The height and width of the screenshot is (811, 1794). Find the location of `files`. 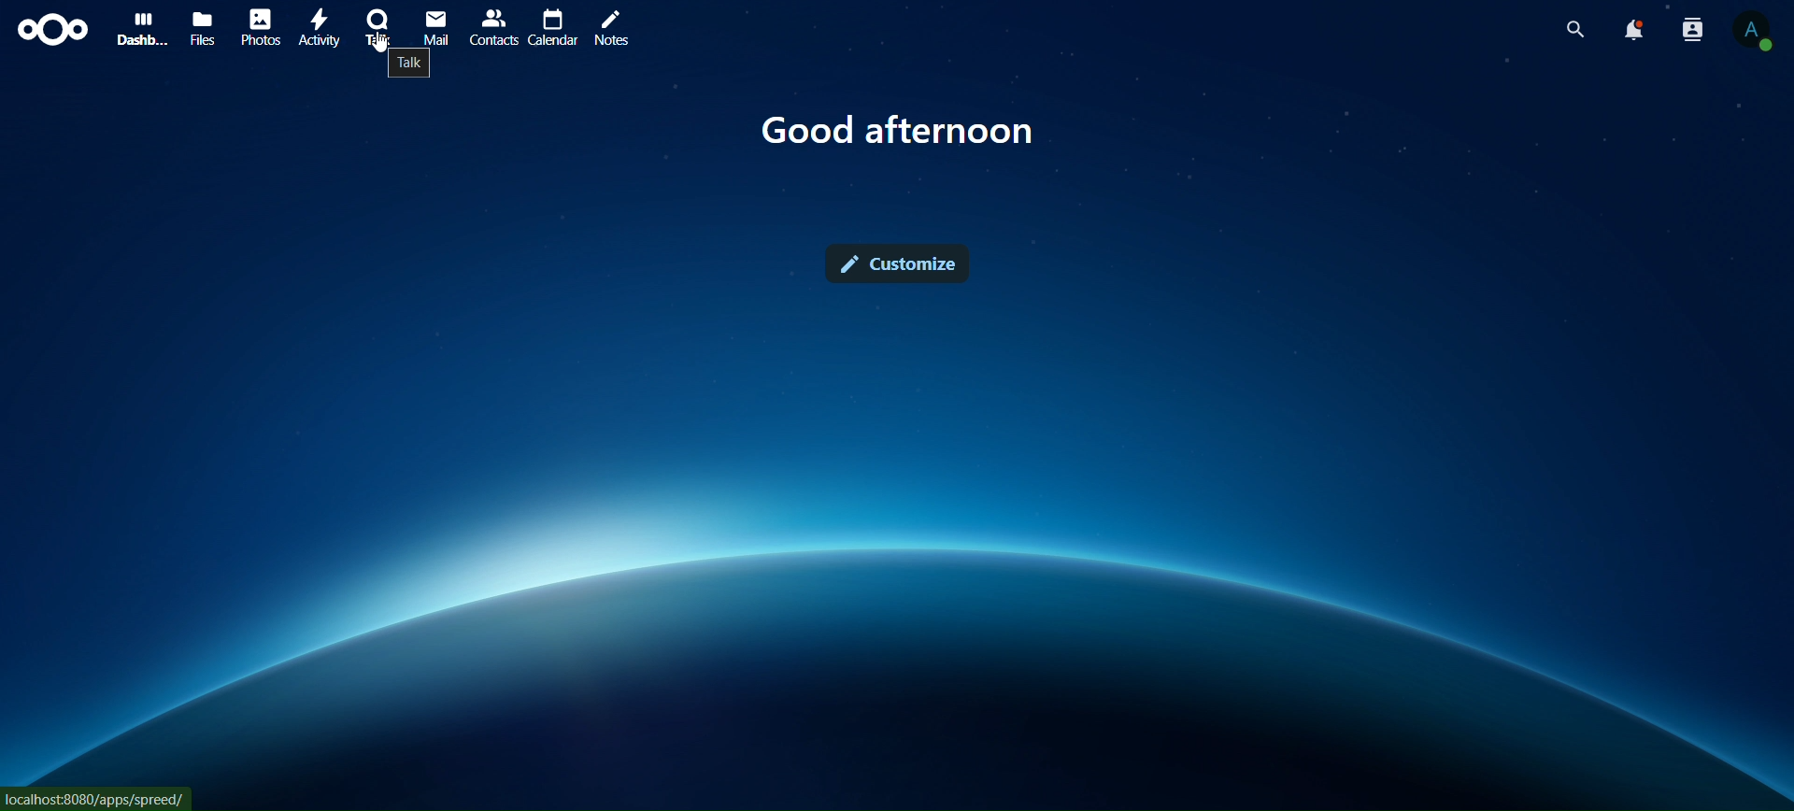

files is located at coordinates (202, 27).